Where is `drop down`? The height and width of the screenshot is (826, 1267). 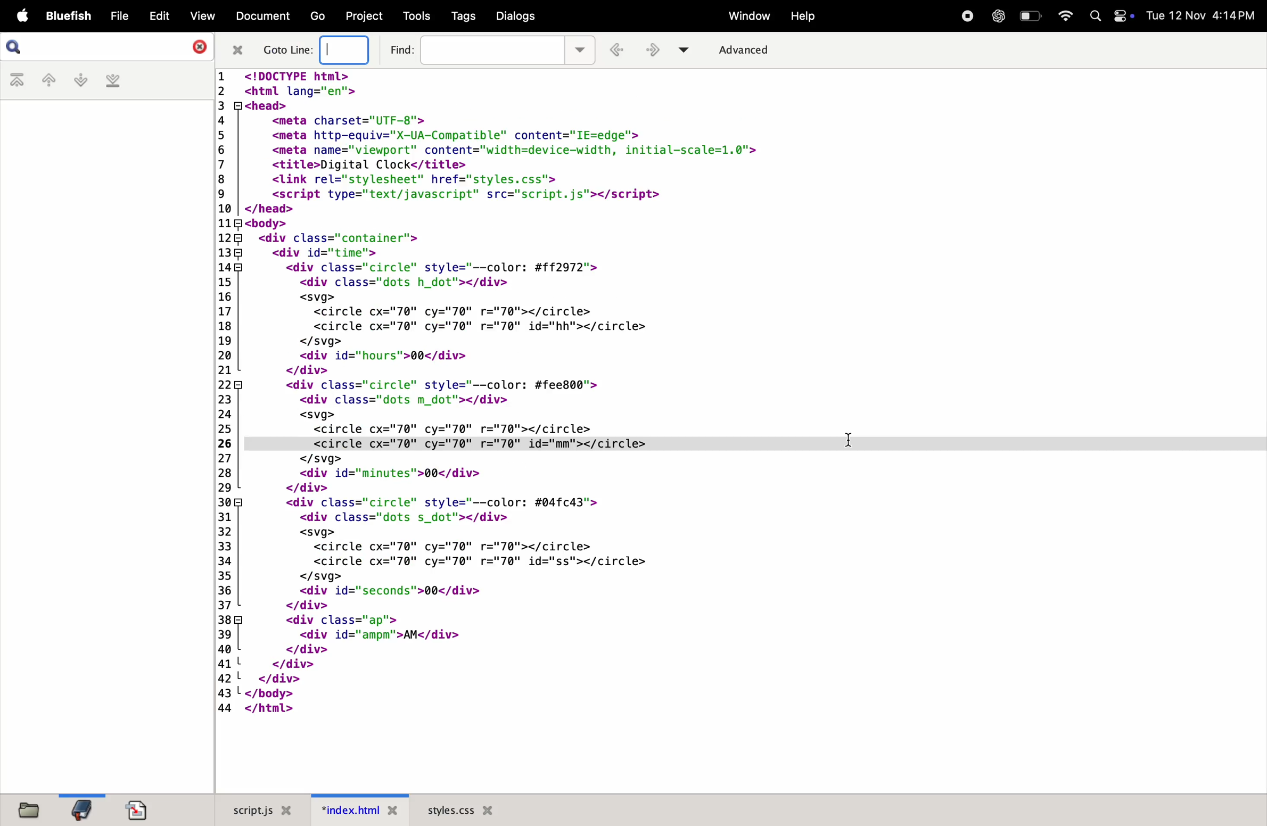 drop down is located at coordinates (688, 49).